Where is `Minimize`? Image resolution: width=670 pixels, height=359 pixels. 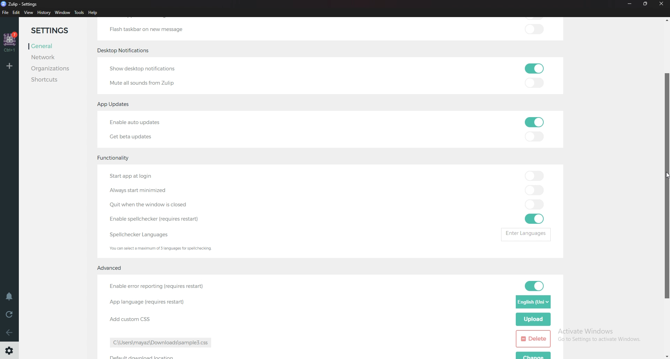 Minimize is located at coordinates (630, 4).